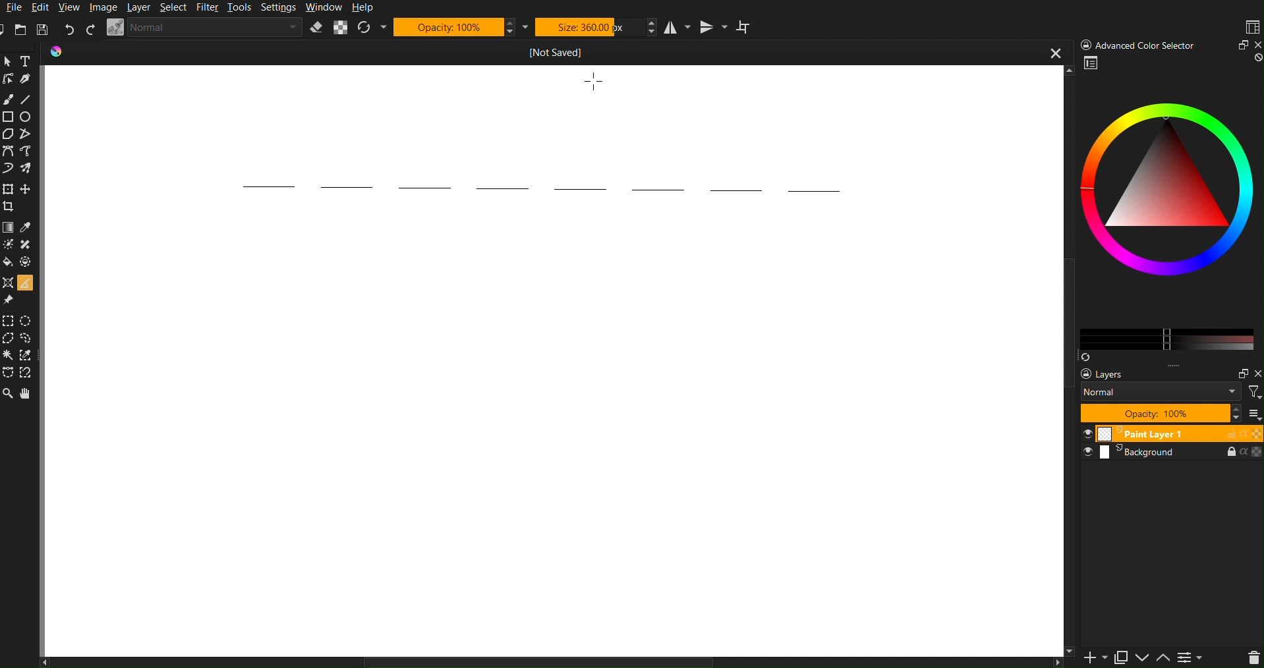 Image resolution: width=1264 pixels, height=668 pixels. I want to click on Layer Settings, so click(1164, 394).